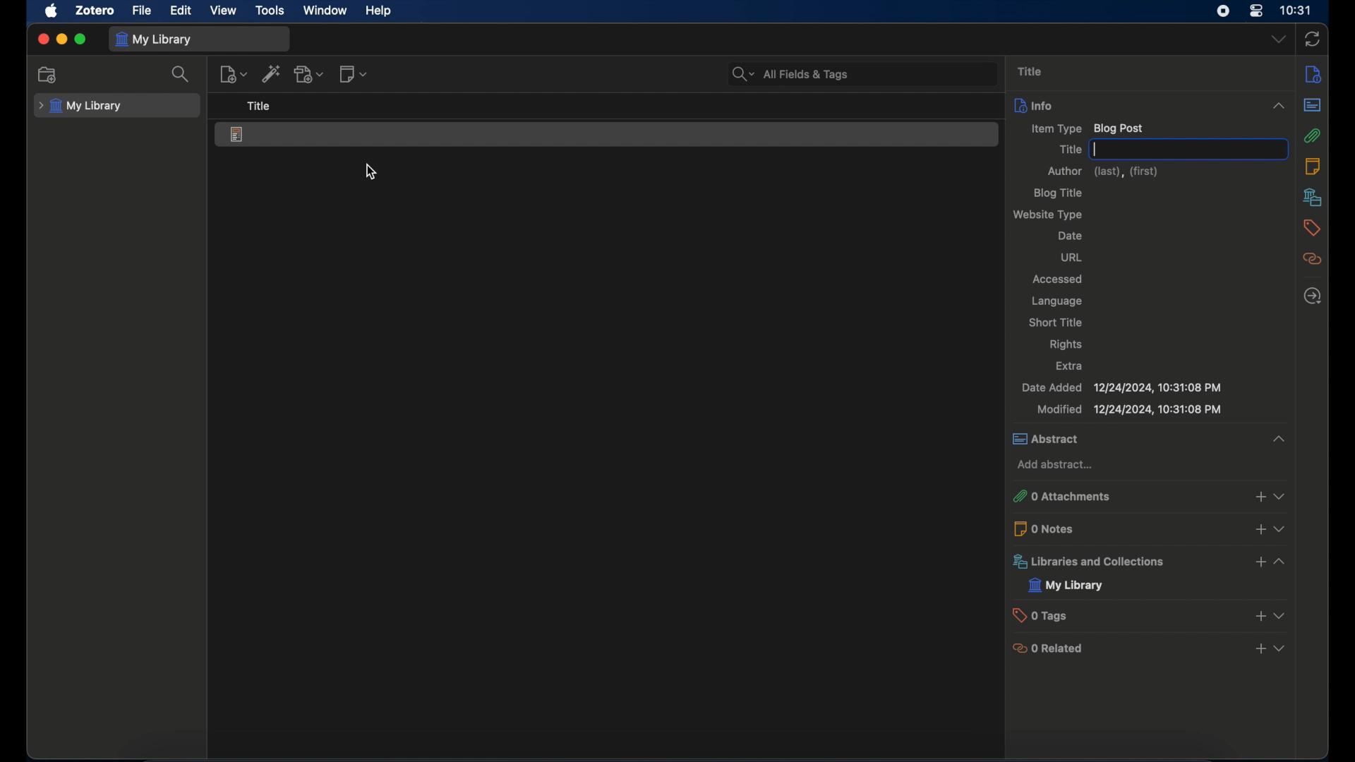 The height and width of the screenshot is (762, 1355). What do you see at coordinates (270, 11) in the screenshot?
I see `tools` at bounding box center [270, 11].